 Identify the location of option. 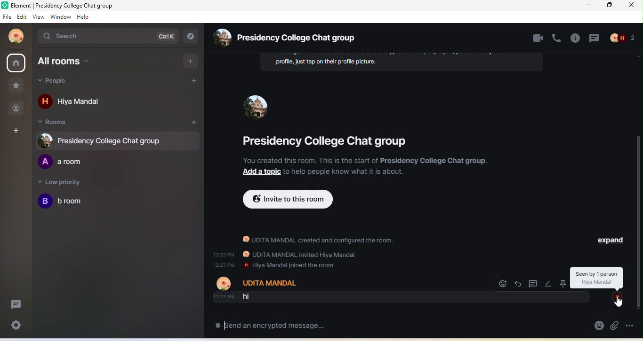
(634, 325).